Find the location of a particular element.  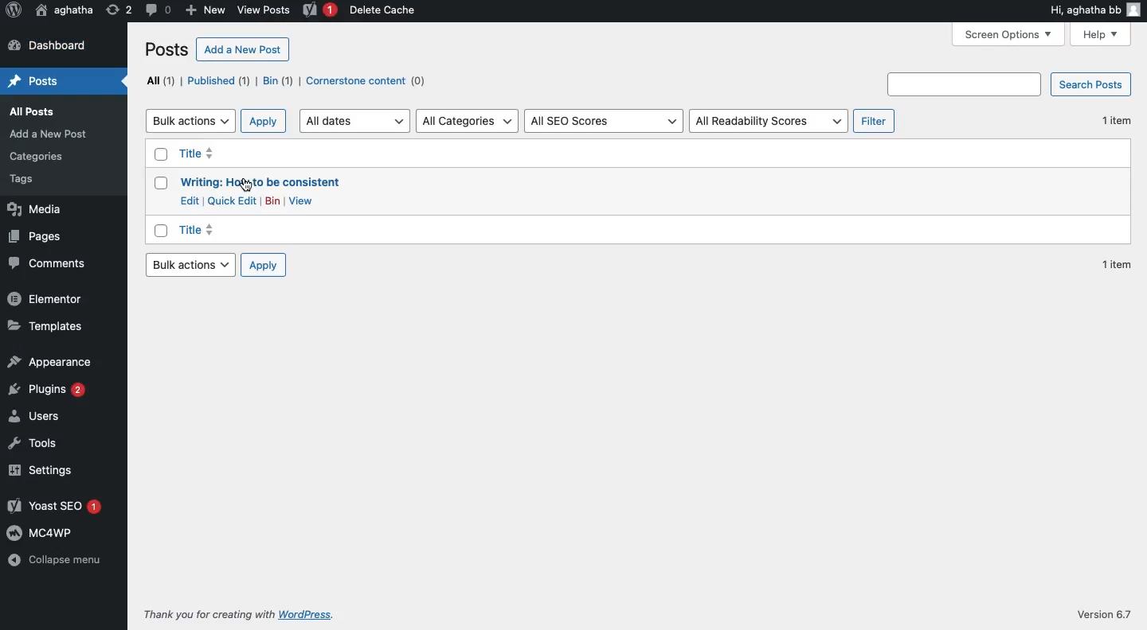

Checkbox is located at coordinates (162, 155).